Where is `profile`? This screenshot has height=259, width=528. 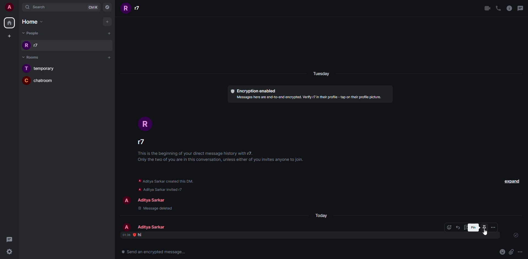
profile is located at coordinates (127, 201).